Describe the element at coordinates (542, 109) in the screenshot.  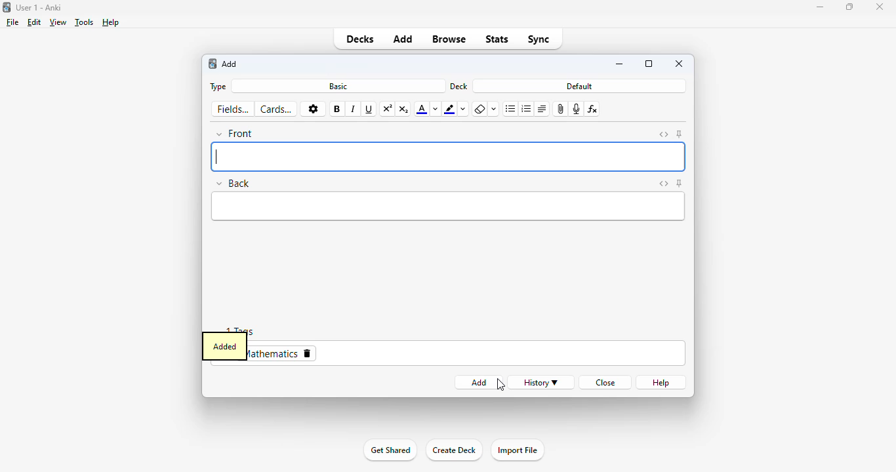
I see `alignment` at that location.